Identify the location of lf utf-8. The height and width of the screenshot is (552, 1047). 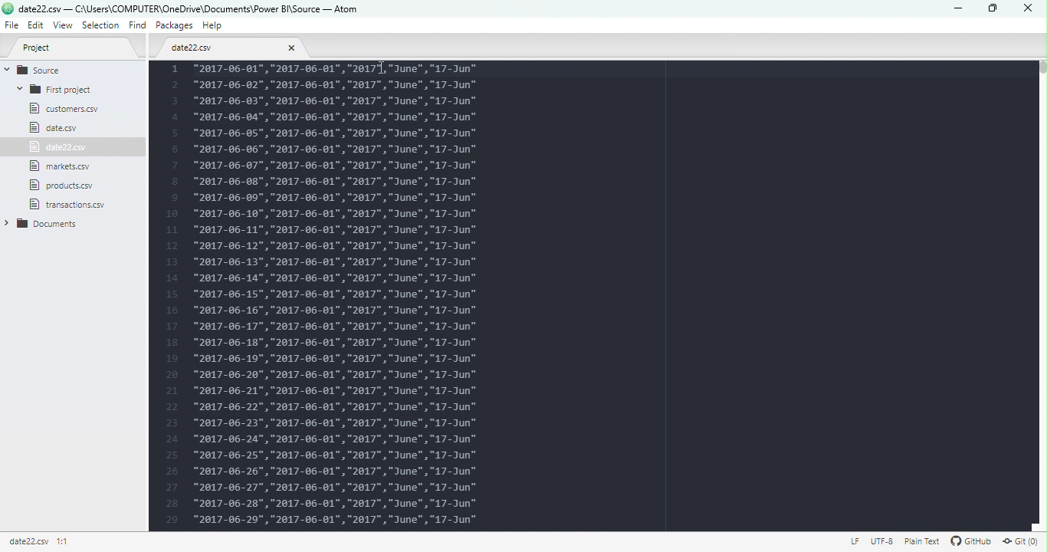
(868, 541).